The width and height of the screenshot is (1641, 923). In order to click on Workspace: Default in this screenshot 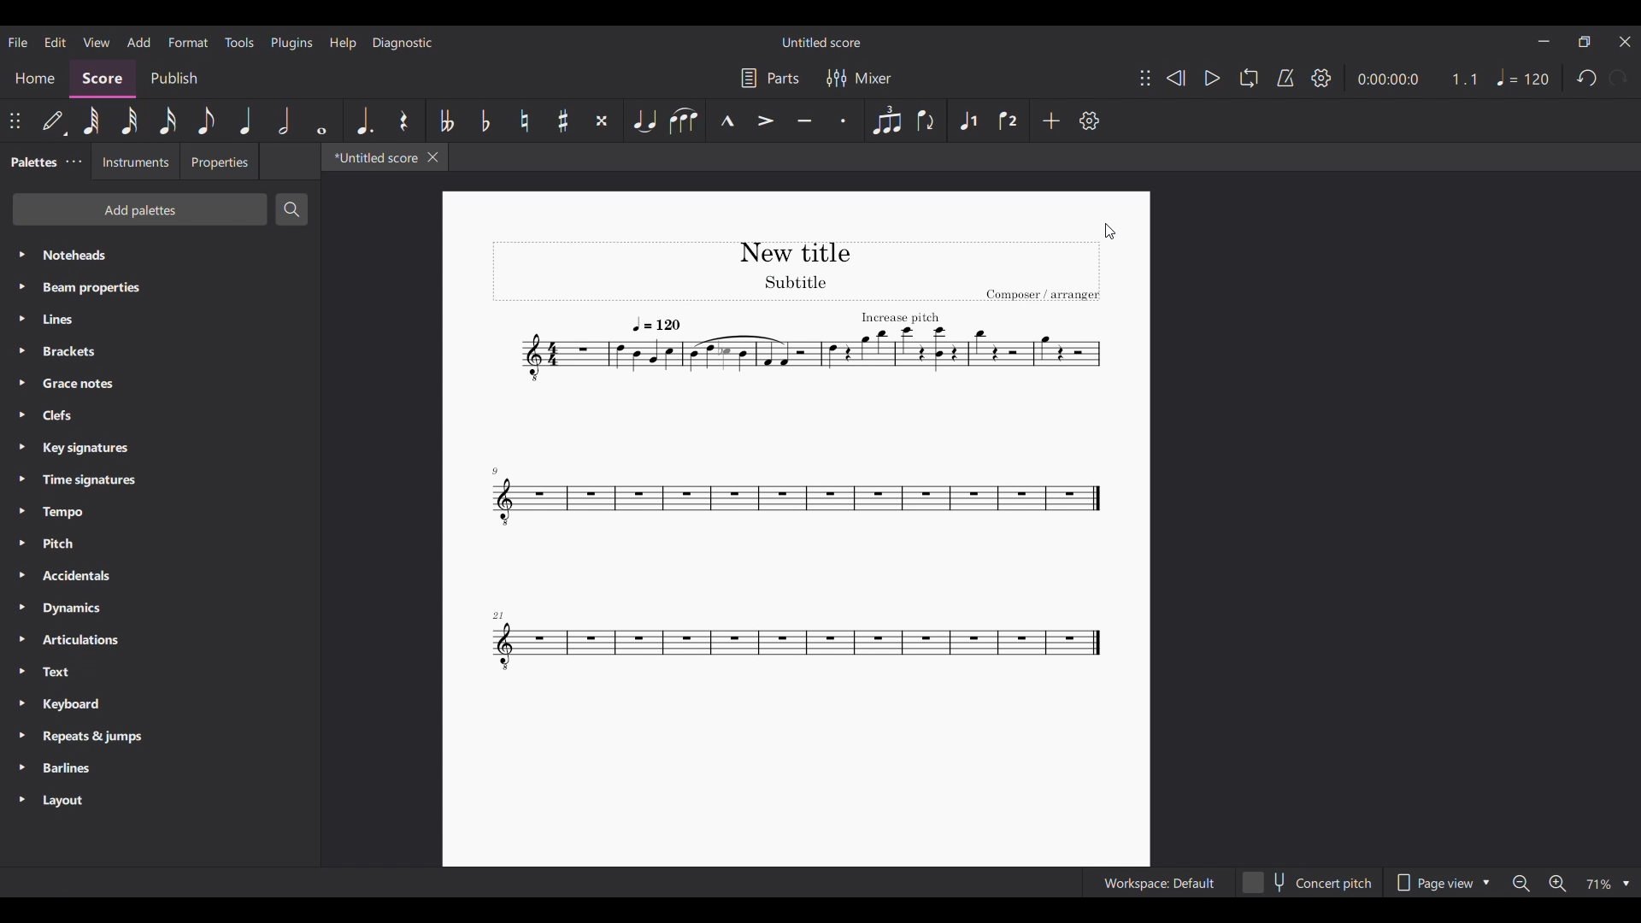, I will do `click(1158, 882)`.